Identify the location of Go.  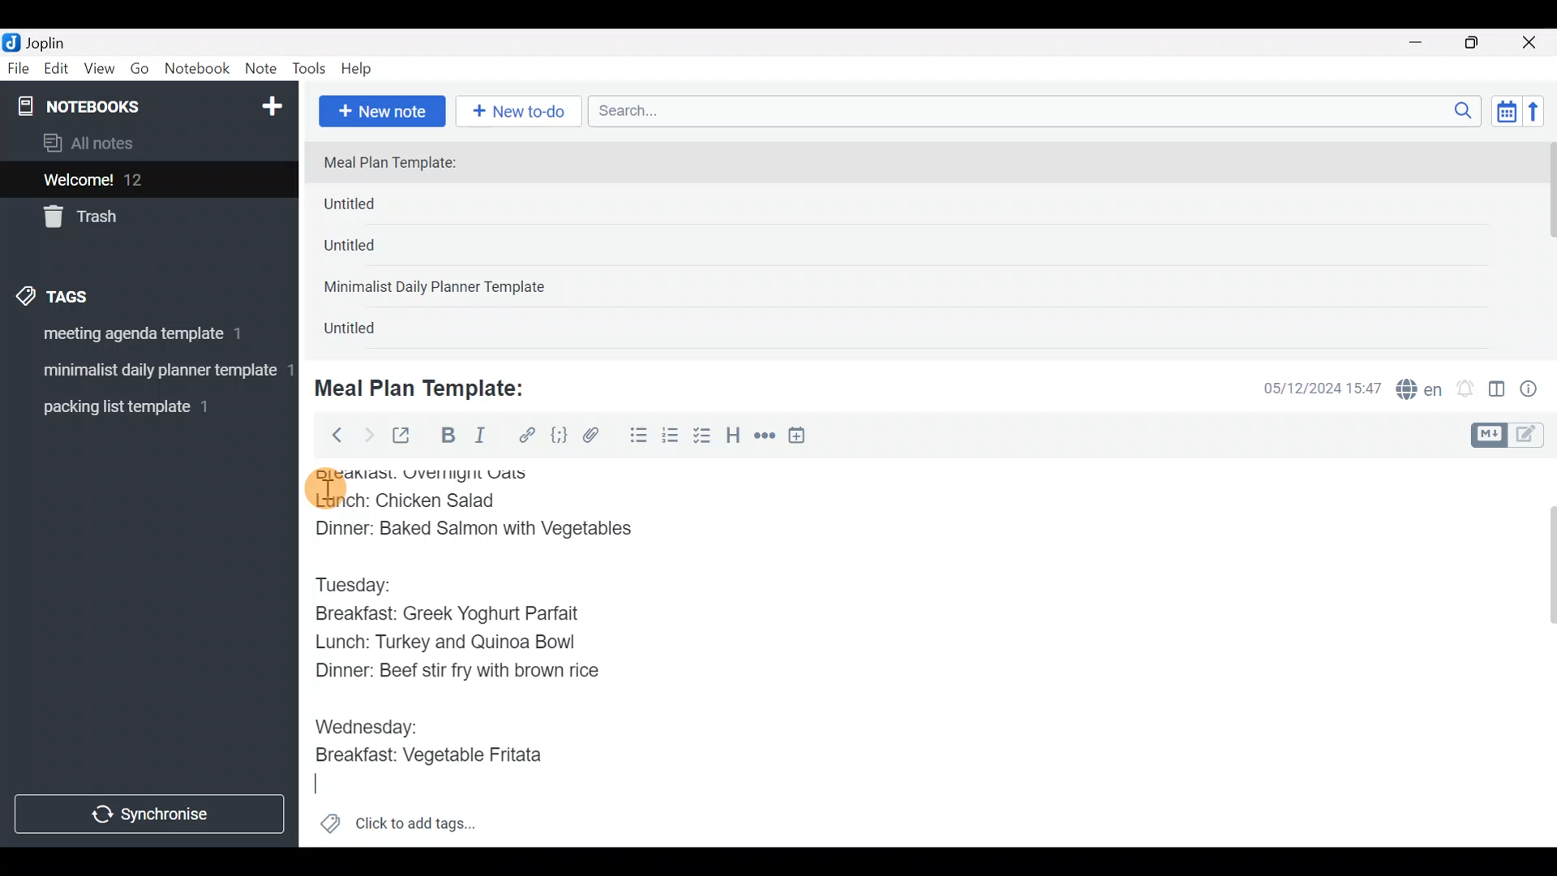
(139, 72).